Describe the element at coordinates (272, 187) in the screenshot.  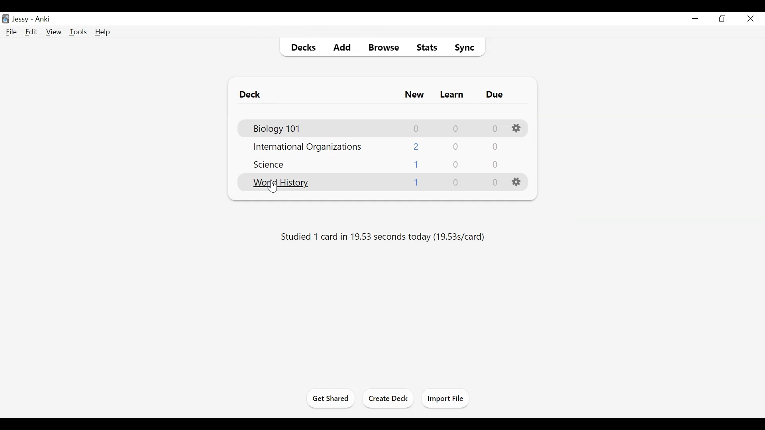
I see `Cursor` at that location.